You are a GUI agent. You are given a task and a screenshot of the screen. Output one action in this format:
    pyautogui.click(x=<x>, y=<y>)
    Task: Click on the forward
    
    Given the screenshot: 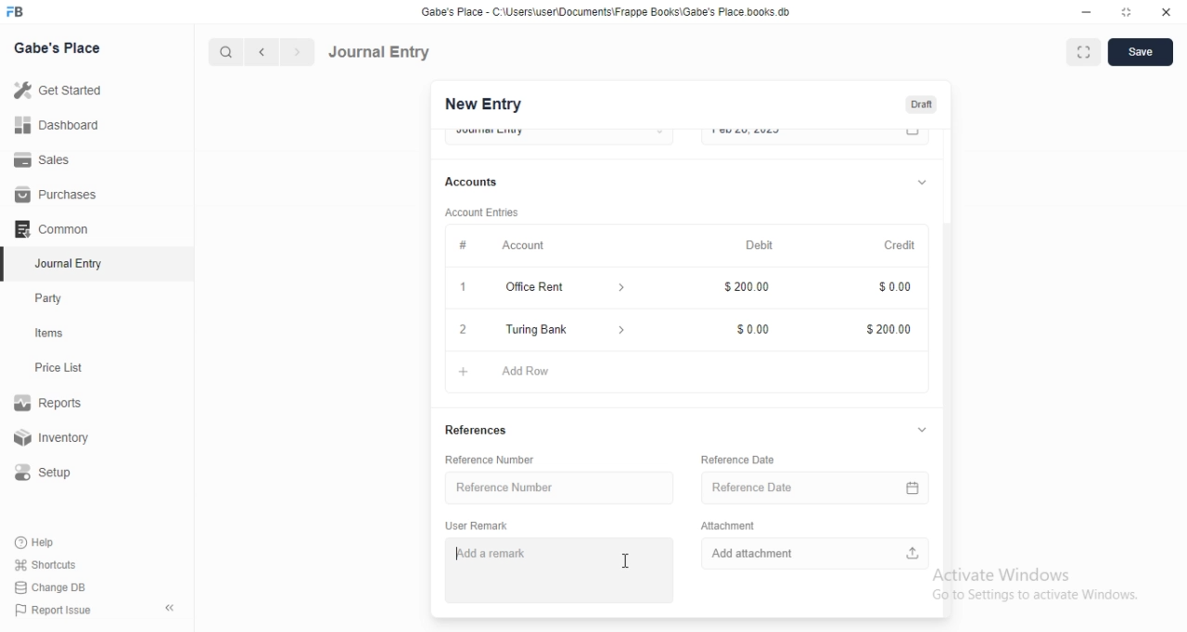 What is the action you would take?
    pyautogui.click(x=299, y=52)
    